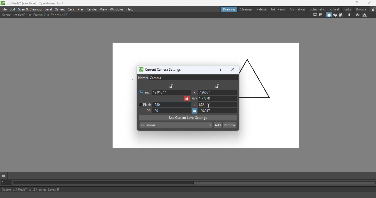 Image resolution: width=376 pixels, height=198 pixels. Describe the element at coordinates (220, 69) in the screenshot. I see `Help` at that location.